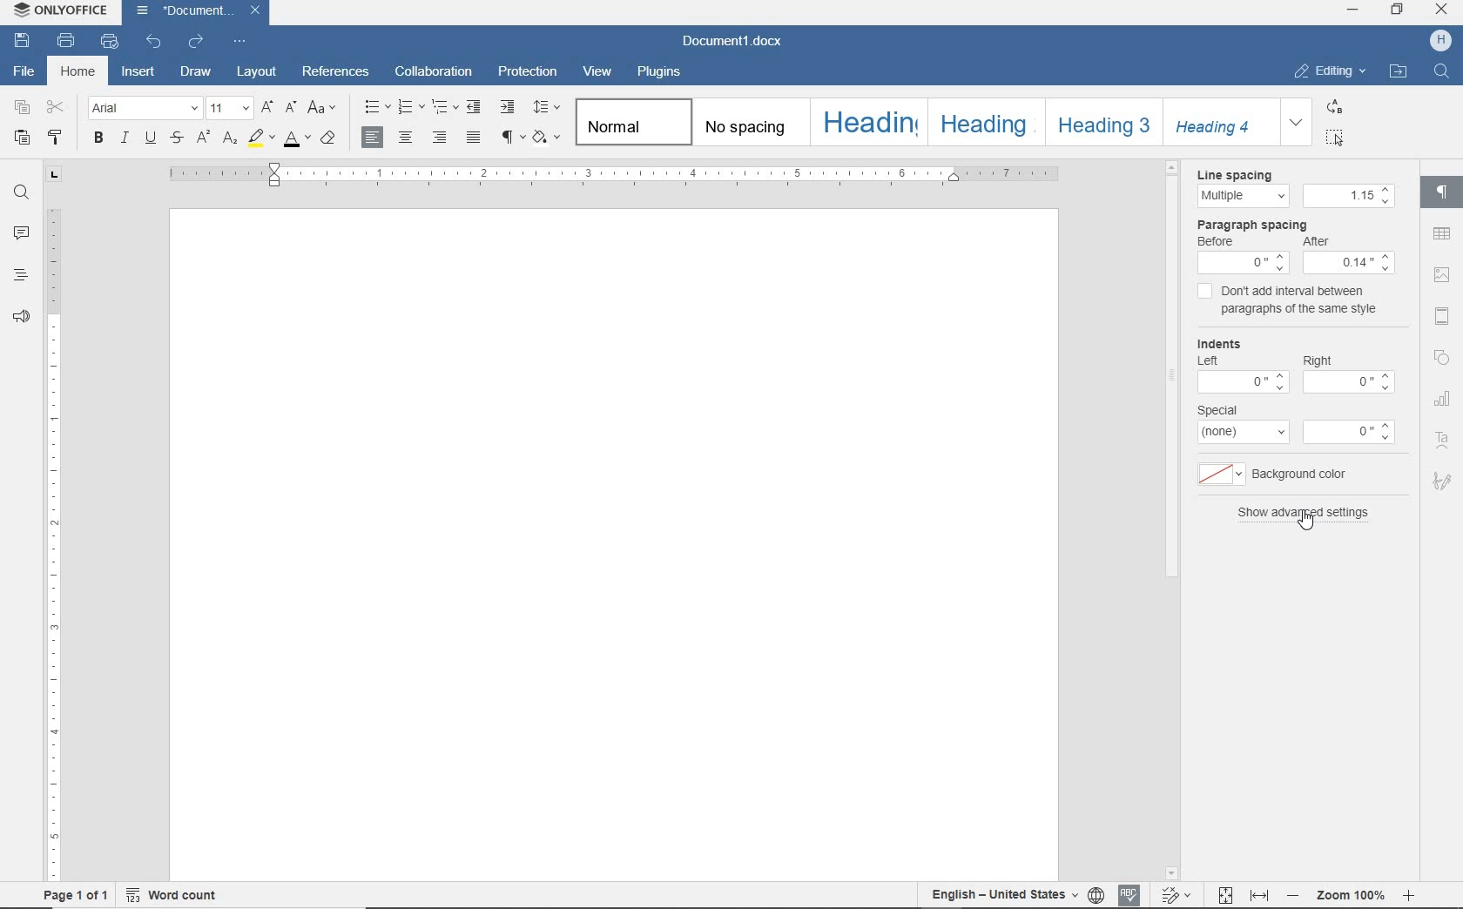 The height and width of the screenshot is (909, 1463). What do you see at coordinates (1443, 41) in the screenshot?
I see `H` at bounding box center [1443, 41].